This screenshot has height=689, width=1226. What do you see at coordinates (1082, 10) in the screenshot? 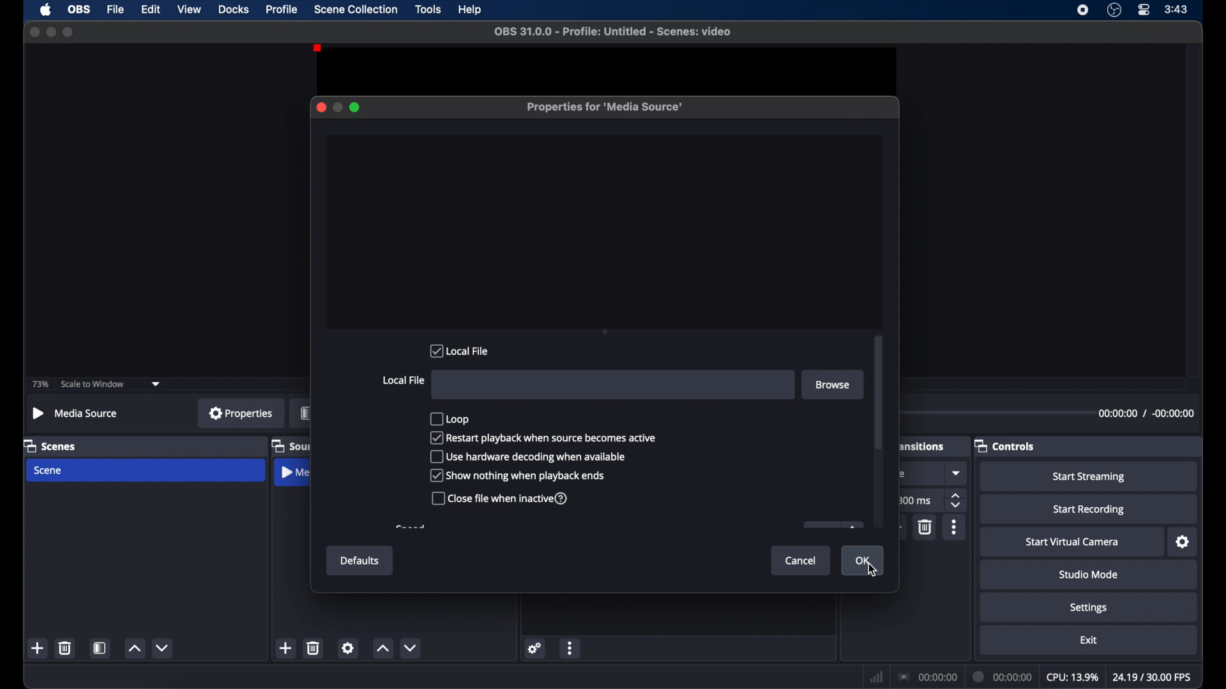
I see `screen recorder icon` at bounding box center [1082, 10].